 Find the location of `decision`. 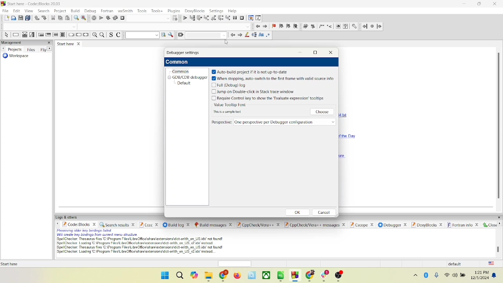

decision is located at coordinates (26, 35).